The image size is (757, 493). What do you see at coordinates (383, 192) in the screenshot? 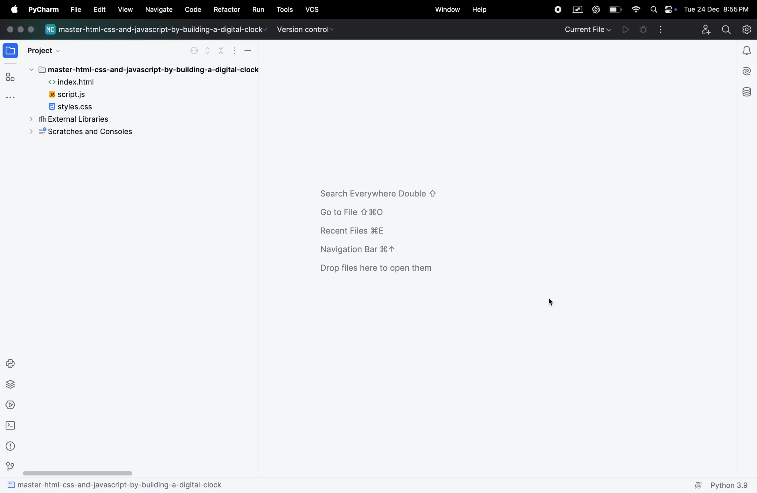
I see `Search Everywhere Double ` at bounding box center [383, 192].